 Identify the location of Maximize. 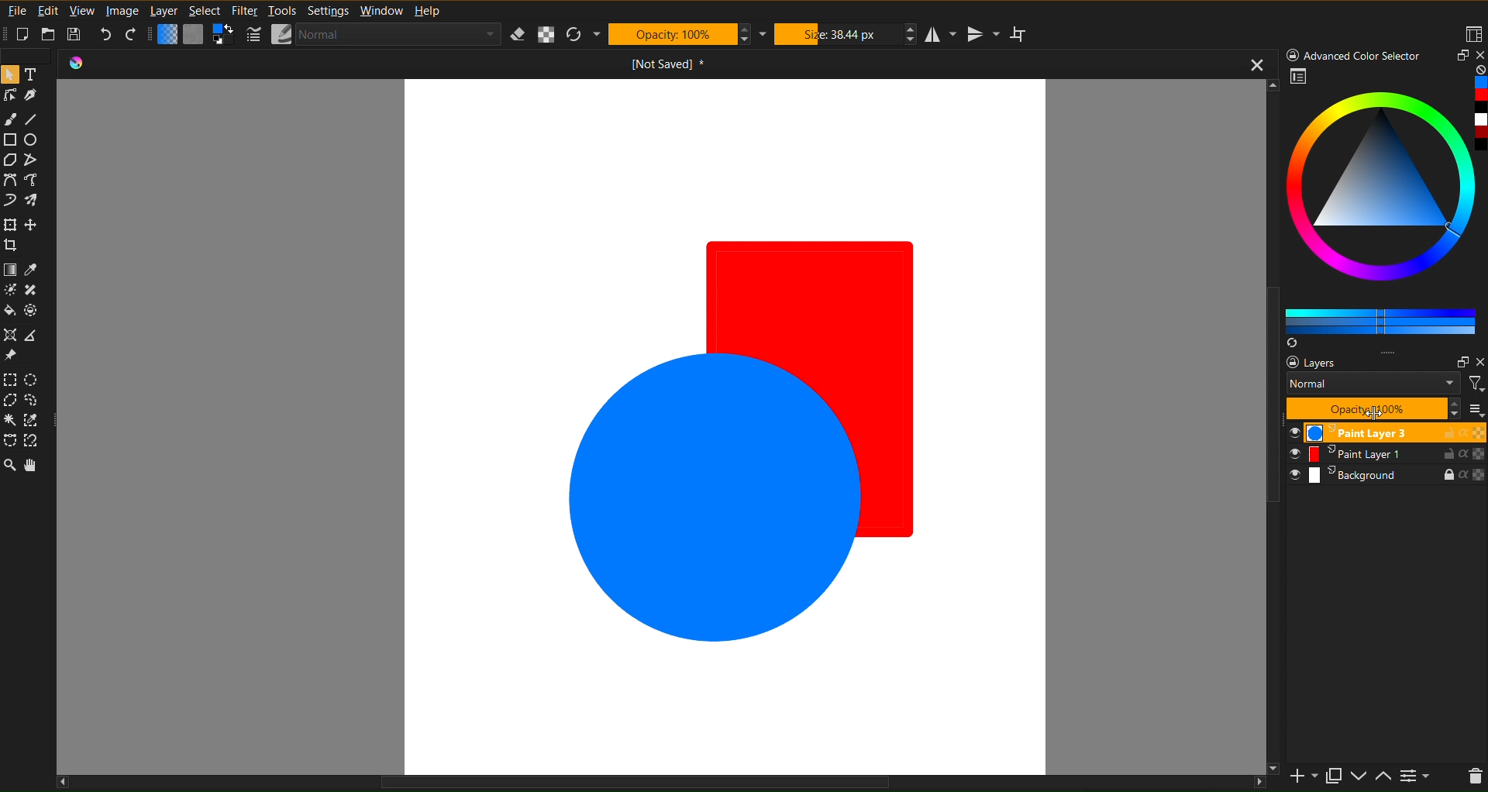
(1334, 773).